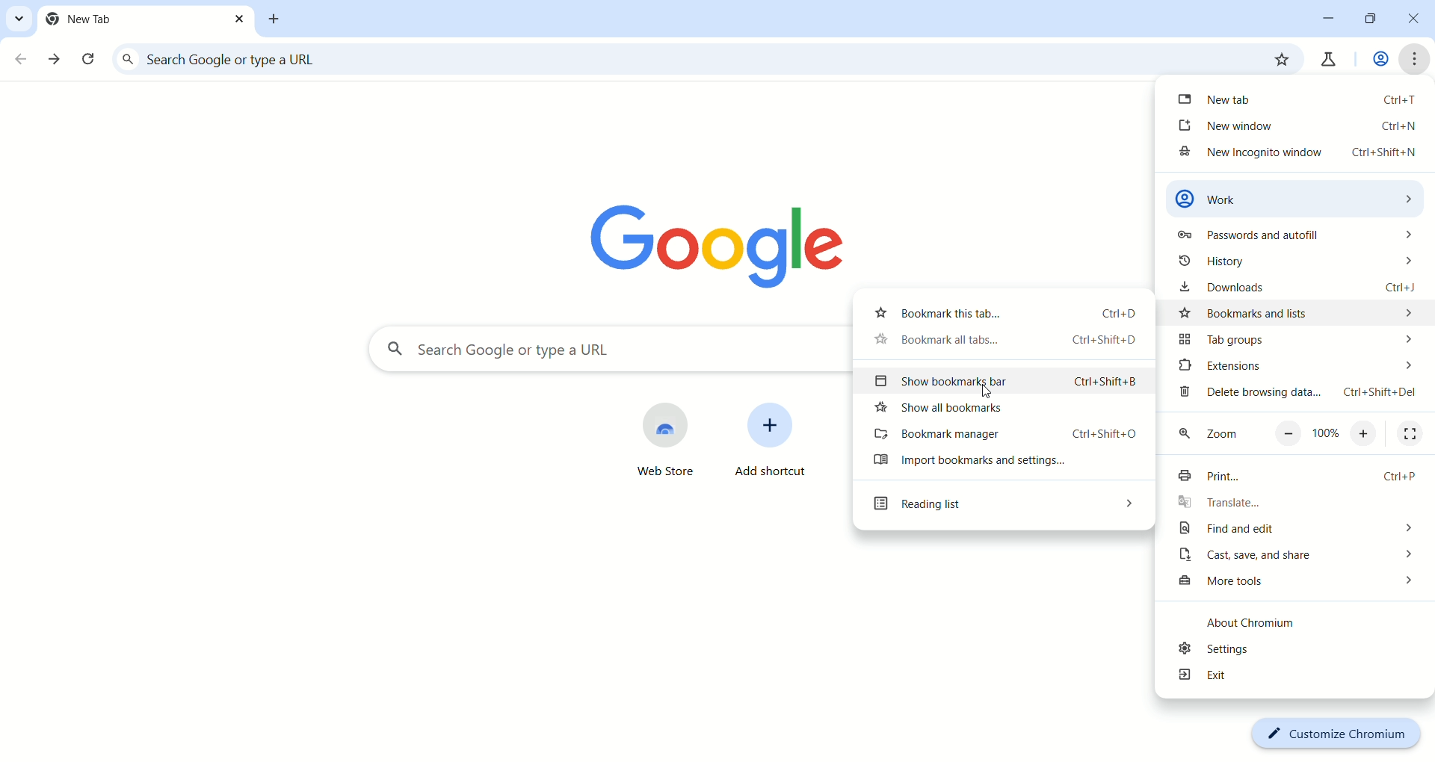 The image size is (1435, 762). I want to click on go back, so click(22, 60).